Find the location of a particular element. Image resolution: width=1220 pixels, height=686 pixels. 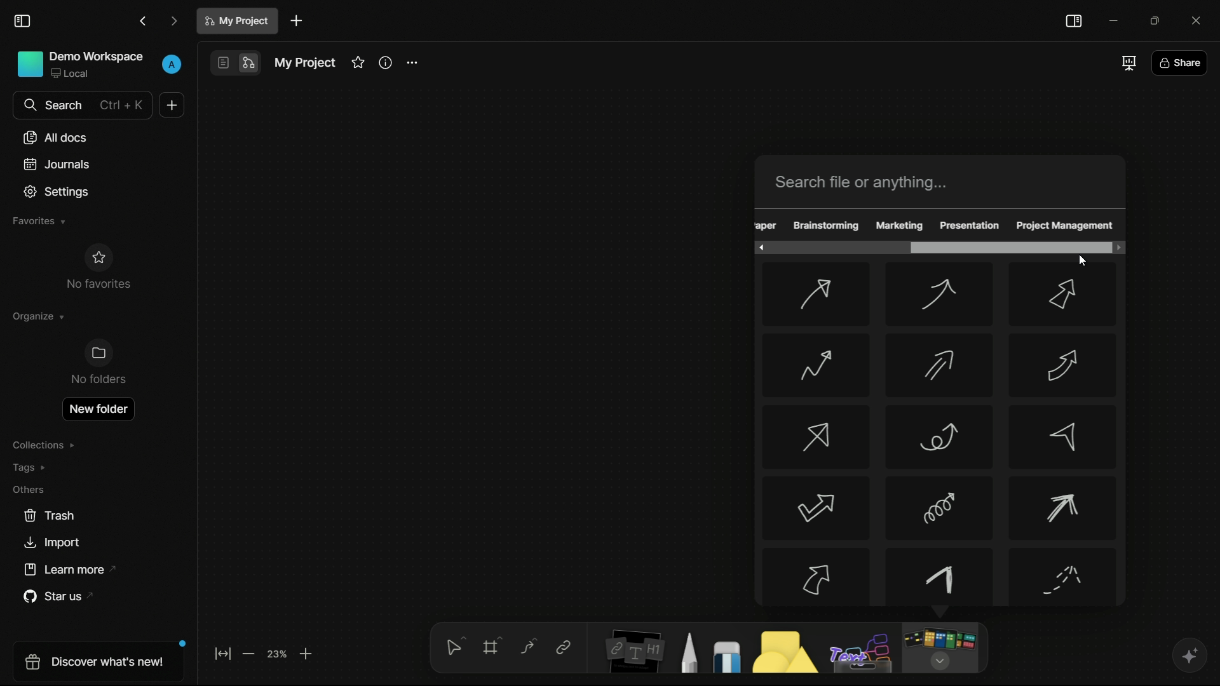

cursor is located at coordinates (1083, 261).